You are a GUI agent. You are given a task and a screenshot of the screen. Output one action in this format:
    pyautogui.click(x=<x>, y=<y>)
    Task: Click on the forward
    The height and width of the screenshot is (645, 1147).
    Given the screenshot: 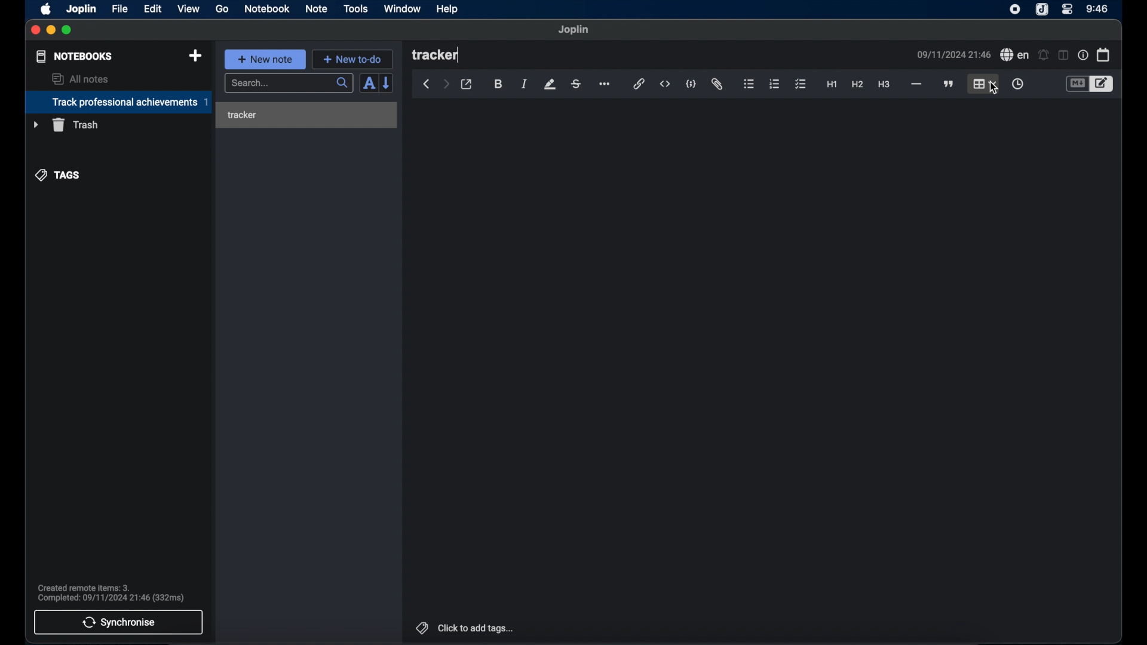 What is the action you would take?
    pyautogui.click(x=446, y=85)
    